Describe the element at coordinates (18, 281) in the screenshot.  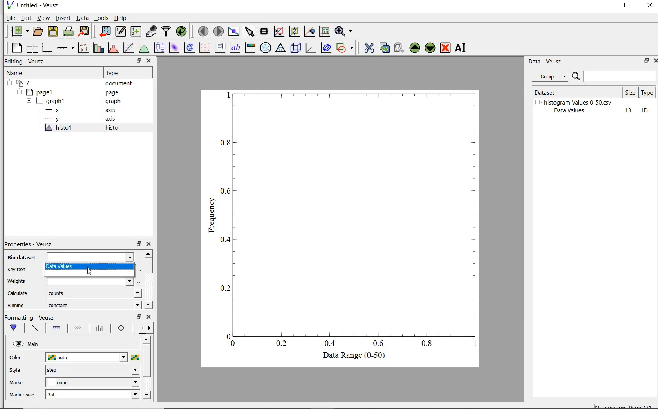
I see `Weights` at that location.